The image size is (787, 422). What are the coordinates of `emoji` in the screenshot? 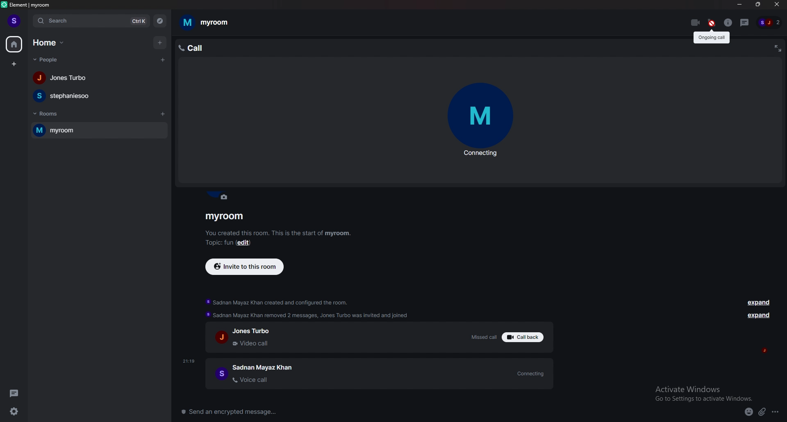 It's located at (748, 412).